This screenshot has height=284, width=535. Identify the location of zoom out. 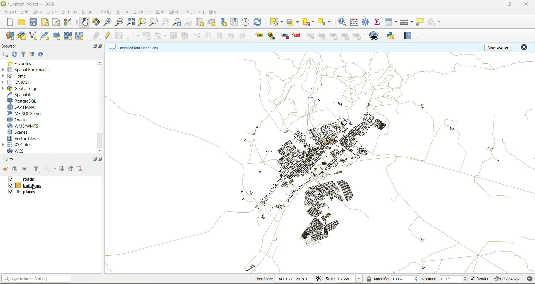
(120, 23).